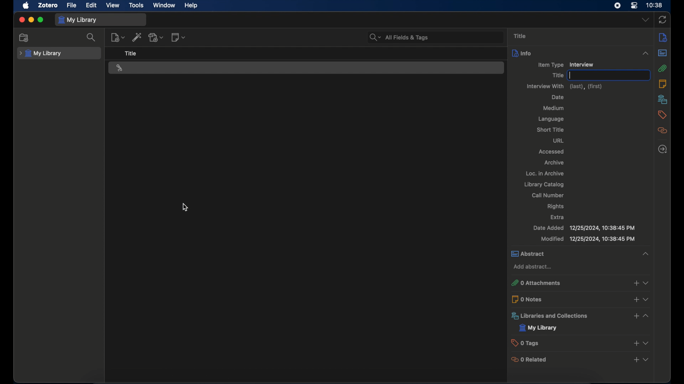 This screenshot has height=384, width=684. I want to click on new note, so click(179, 38).